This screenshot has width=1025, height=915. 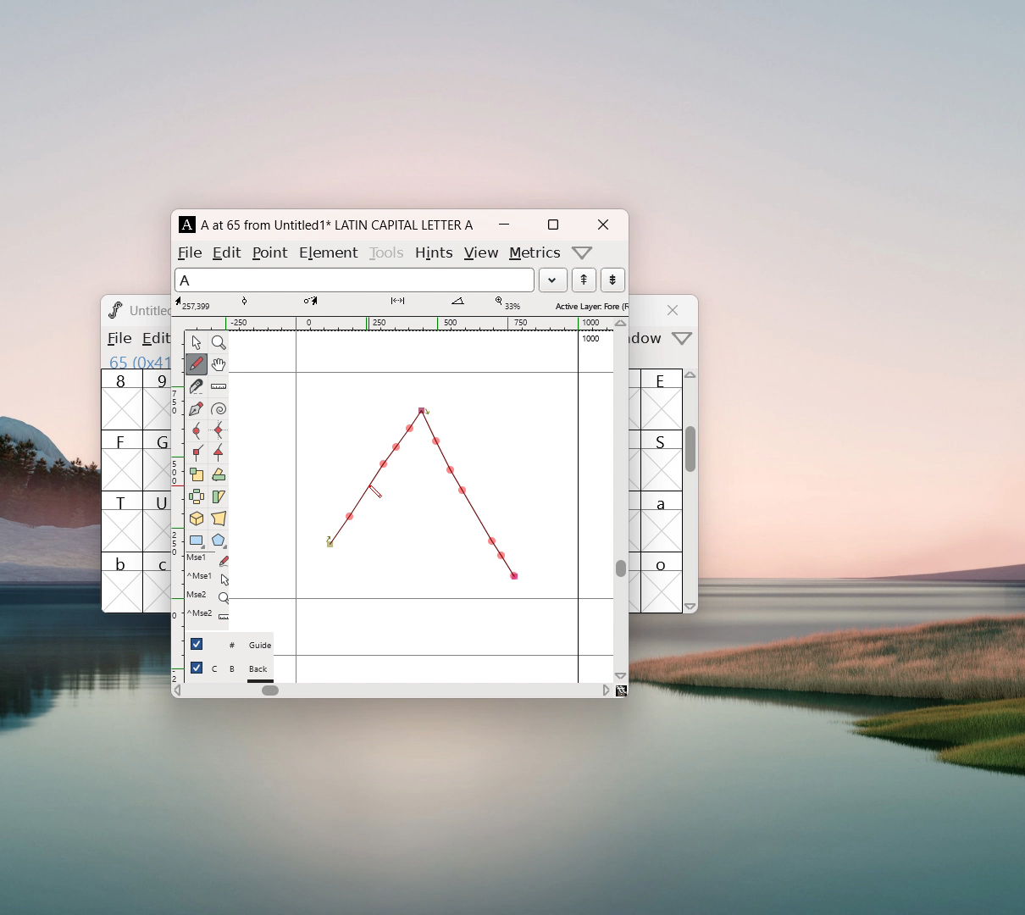 What do you see at coordinates (412, 305) in the screenshot?
I see `distance from starting point` at bounding box center [412, 305].